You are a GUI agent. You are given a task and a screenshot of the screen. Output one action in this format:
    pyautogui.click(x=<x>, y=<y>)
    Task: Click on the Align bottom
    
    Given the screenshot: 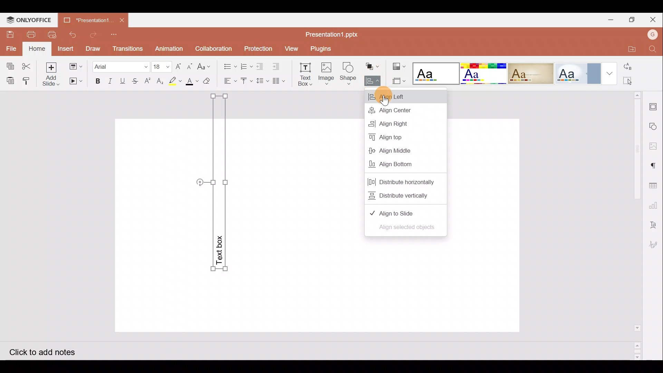 What is the action you would take?
    pyautogui.click(x=405, y=166)
    